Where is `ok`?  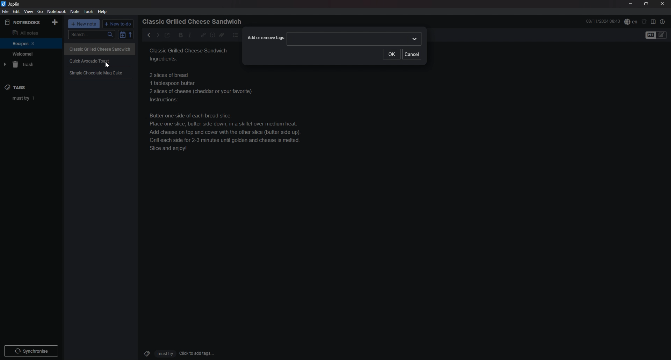
ok is located at coordinates (392, 54).